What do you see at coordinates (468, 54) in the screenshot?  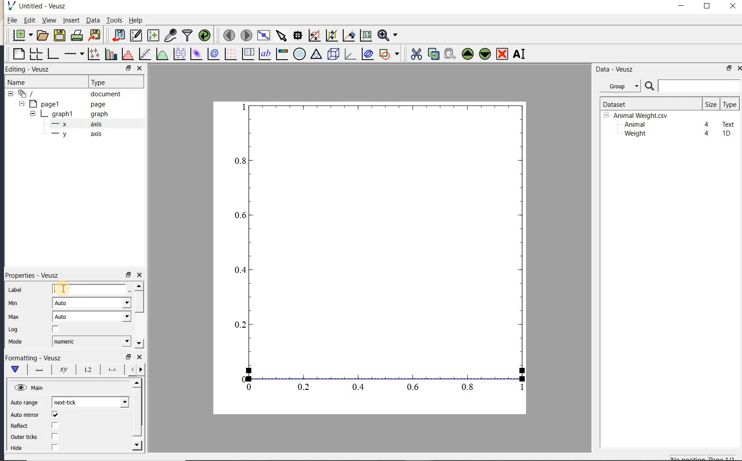 I see `move the selected widget up` at bounding box center [468, 54].